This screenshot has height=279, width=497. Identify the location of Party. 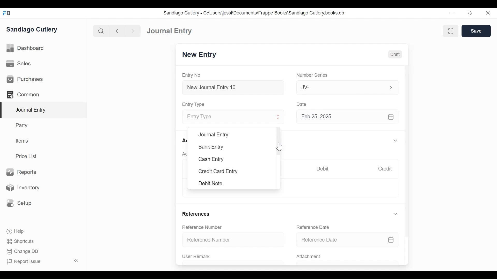
(21, 125).